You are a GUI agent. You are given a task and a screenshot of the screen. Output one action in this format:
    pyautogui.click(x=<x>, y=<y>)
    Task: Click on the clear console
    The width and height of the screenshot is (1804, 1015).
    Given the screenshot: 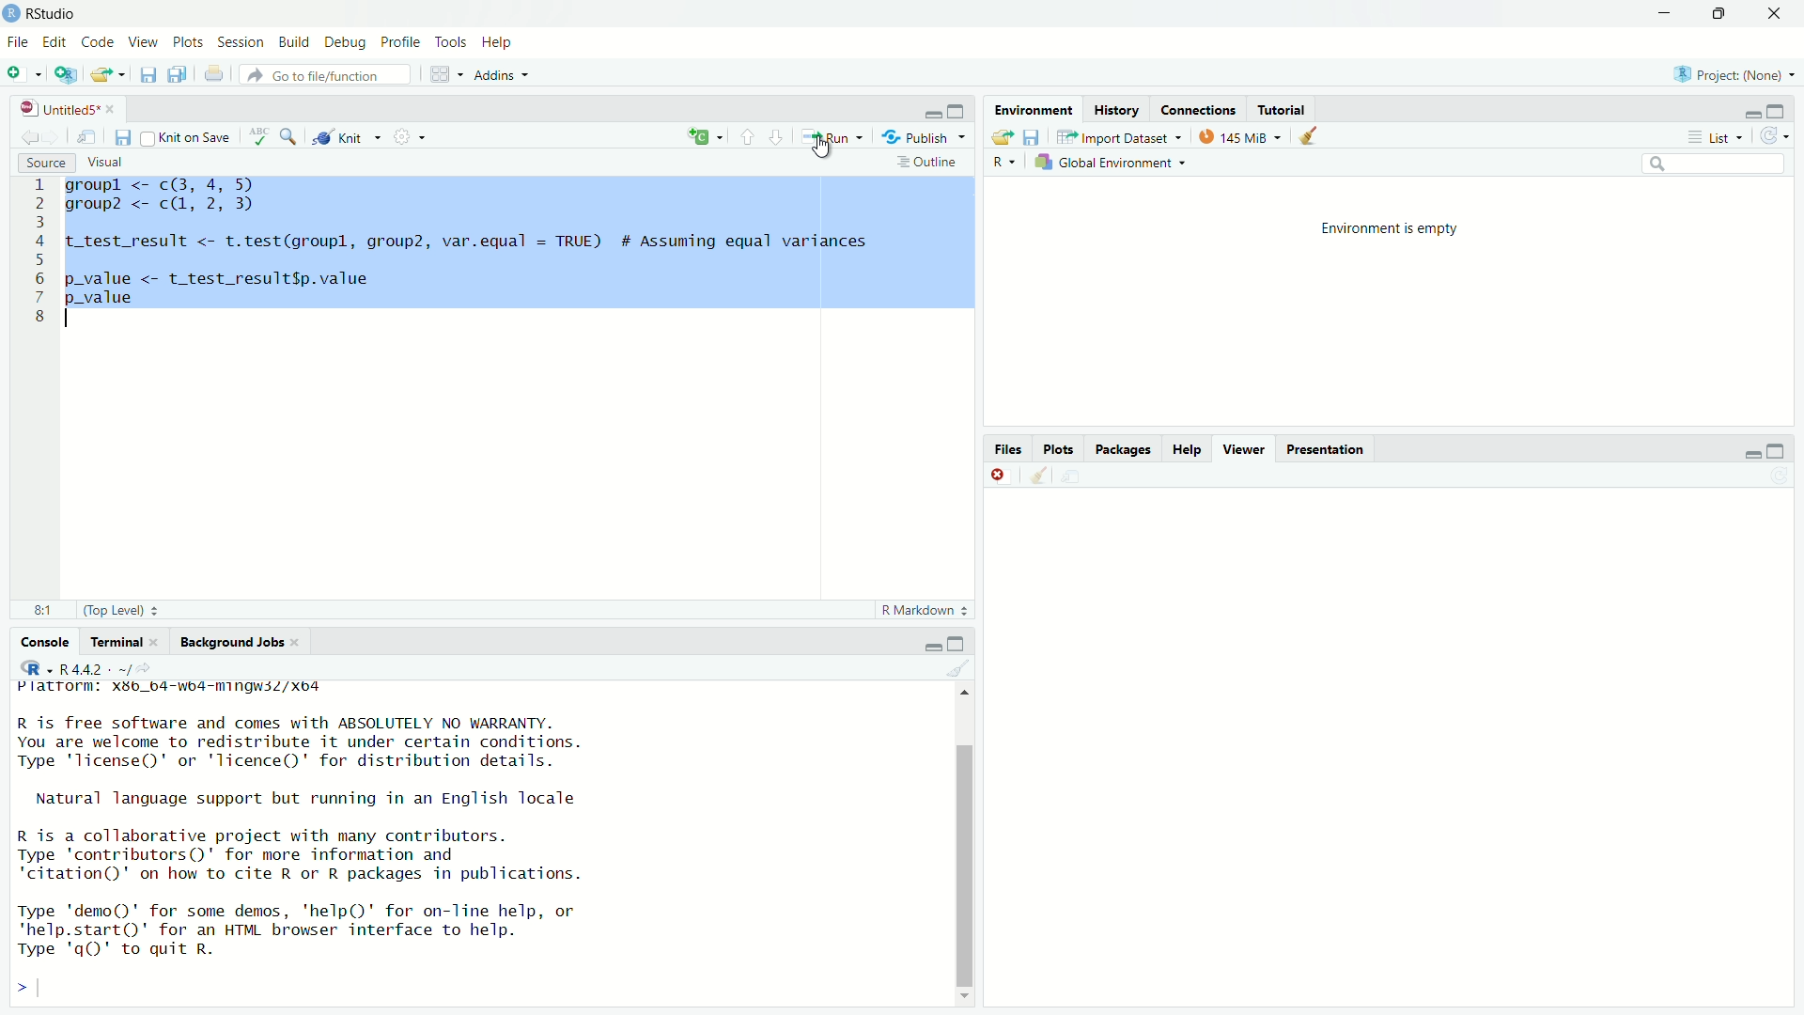 What is the action you would take?
    pyautogui.click(x=1035, y=474)
    